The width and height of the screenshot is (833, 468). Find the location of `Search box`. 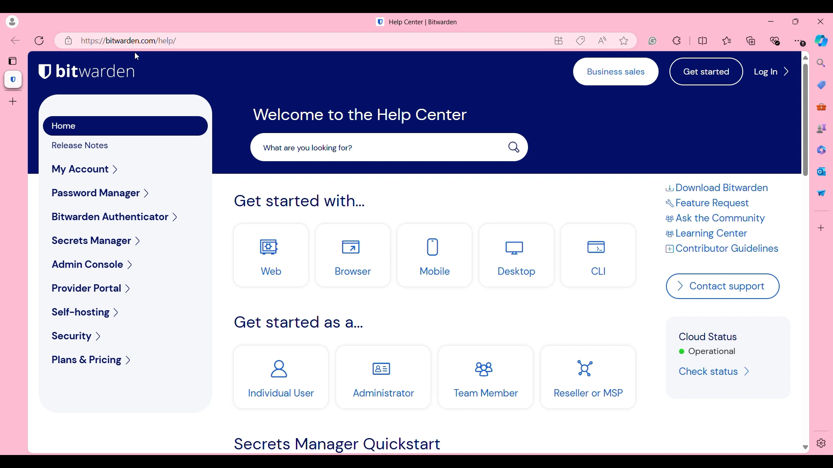

Search box is located at coordinates (390, 147).